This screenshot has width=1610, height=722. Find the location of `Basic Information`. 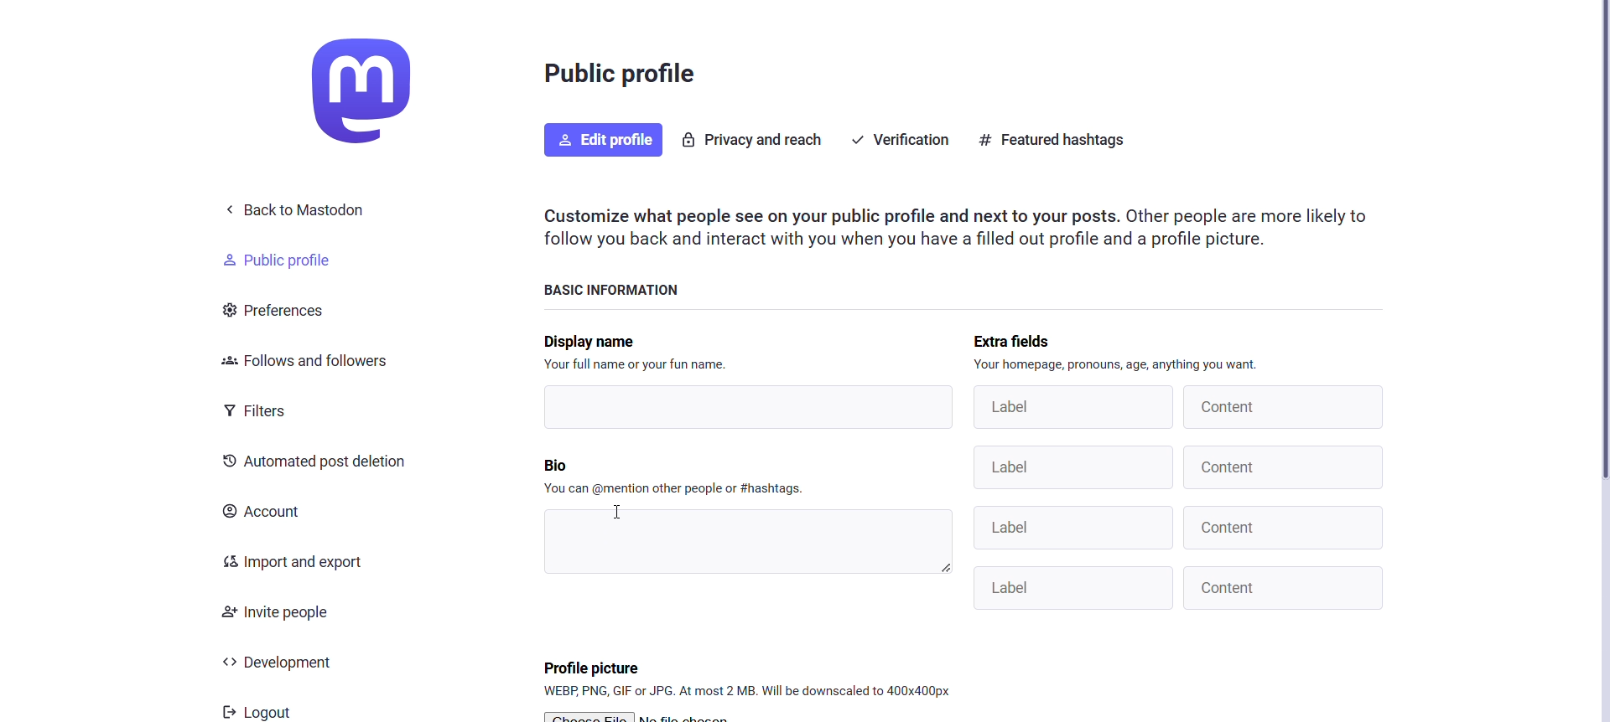

Basic Information is located at coordinates (621, 288).